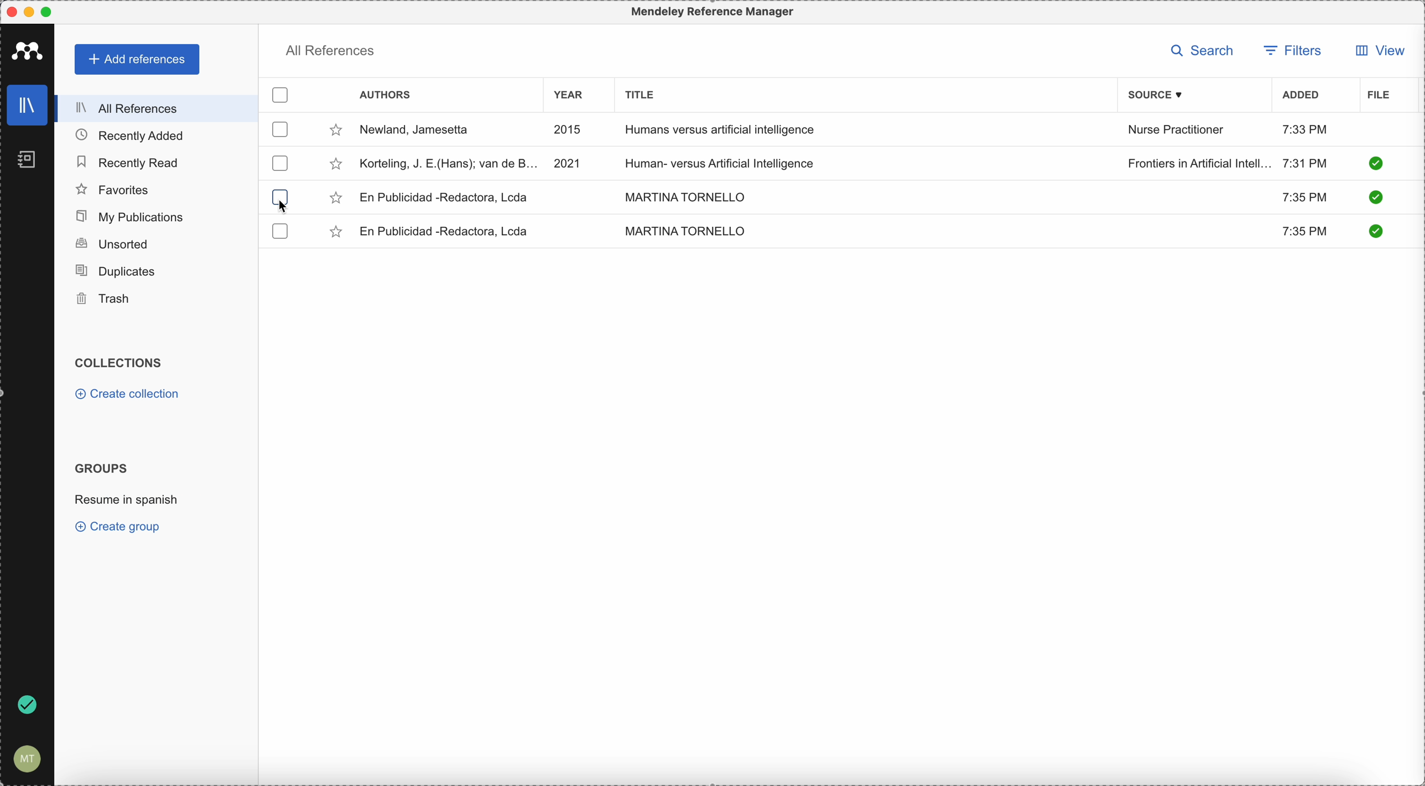 The width and height of the screenshot is (1425, 786). Describe the element at coordinates (1301, 96) in the screenshot. I see `added` at that location.